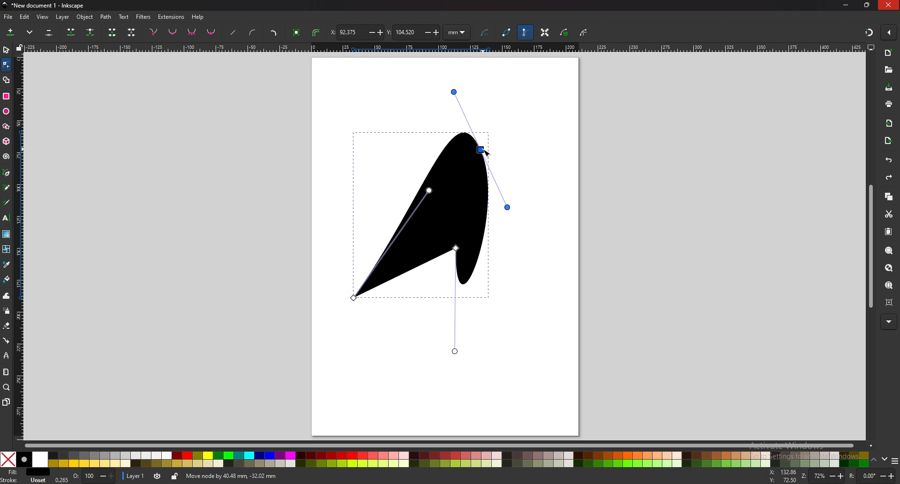 This screenshot has height=484, width=900. What do you see at coordinates (6, 264) in the screenshot?
I see `dropper` at bounding box center [6, 264].